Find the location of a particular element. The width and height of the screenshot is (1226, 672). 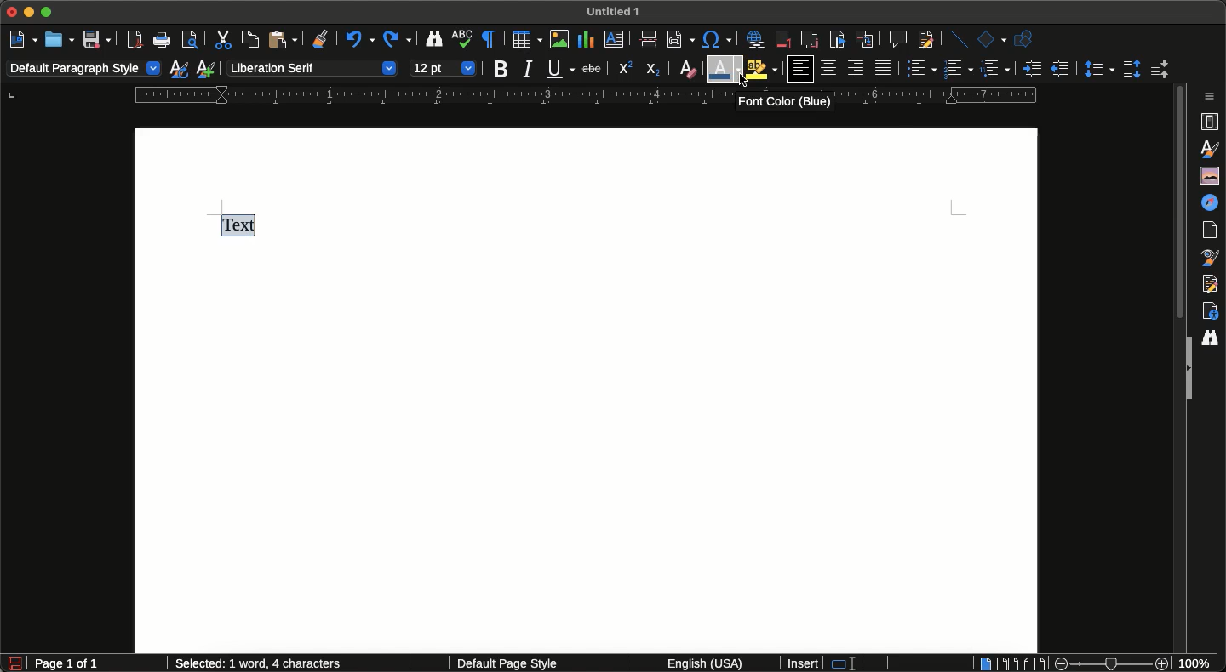

Styles is located at coordinates (1212, 149).